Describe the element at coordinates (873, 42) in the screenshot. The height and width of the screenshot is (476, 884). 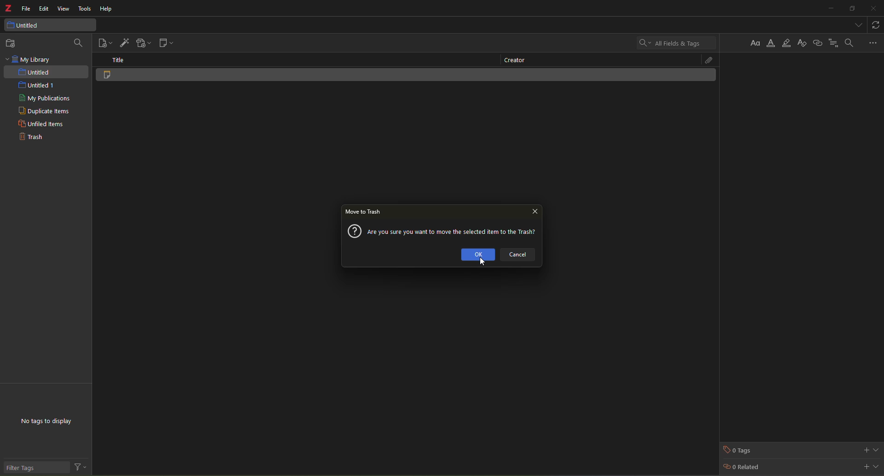
I see `more` at that location.